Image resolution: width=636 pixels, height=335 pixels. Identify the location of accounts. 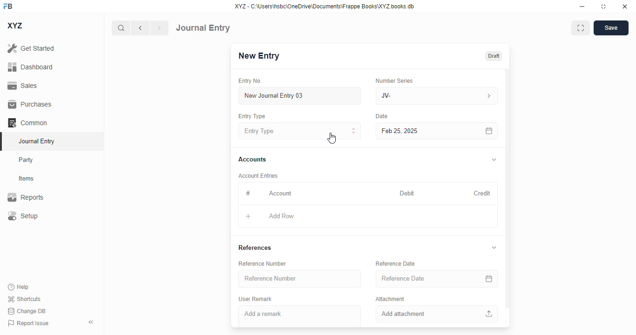
(252, 160).